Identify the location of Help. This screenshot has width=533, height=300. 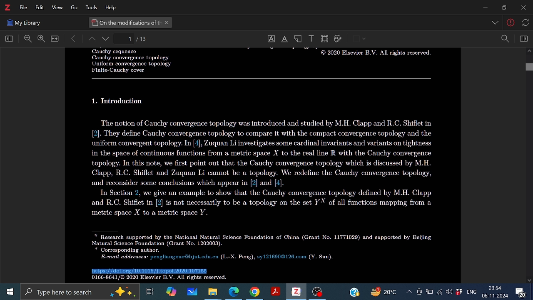
(354, 291).